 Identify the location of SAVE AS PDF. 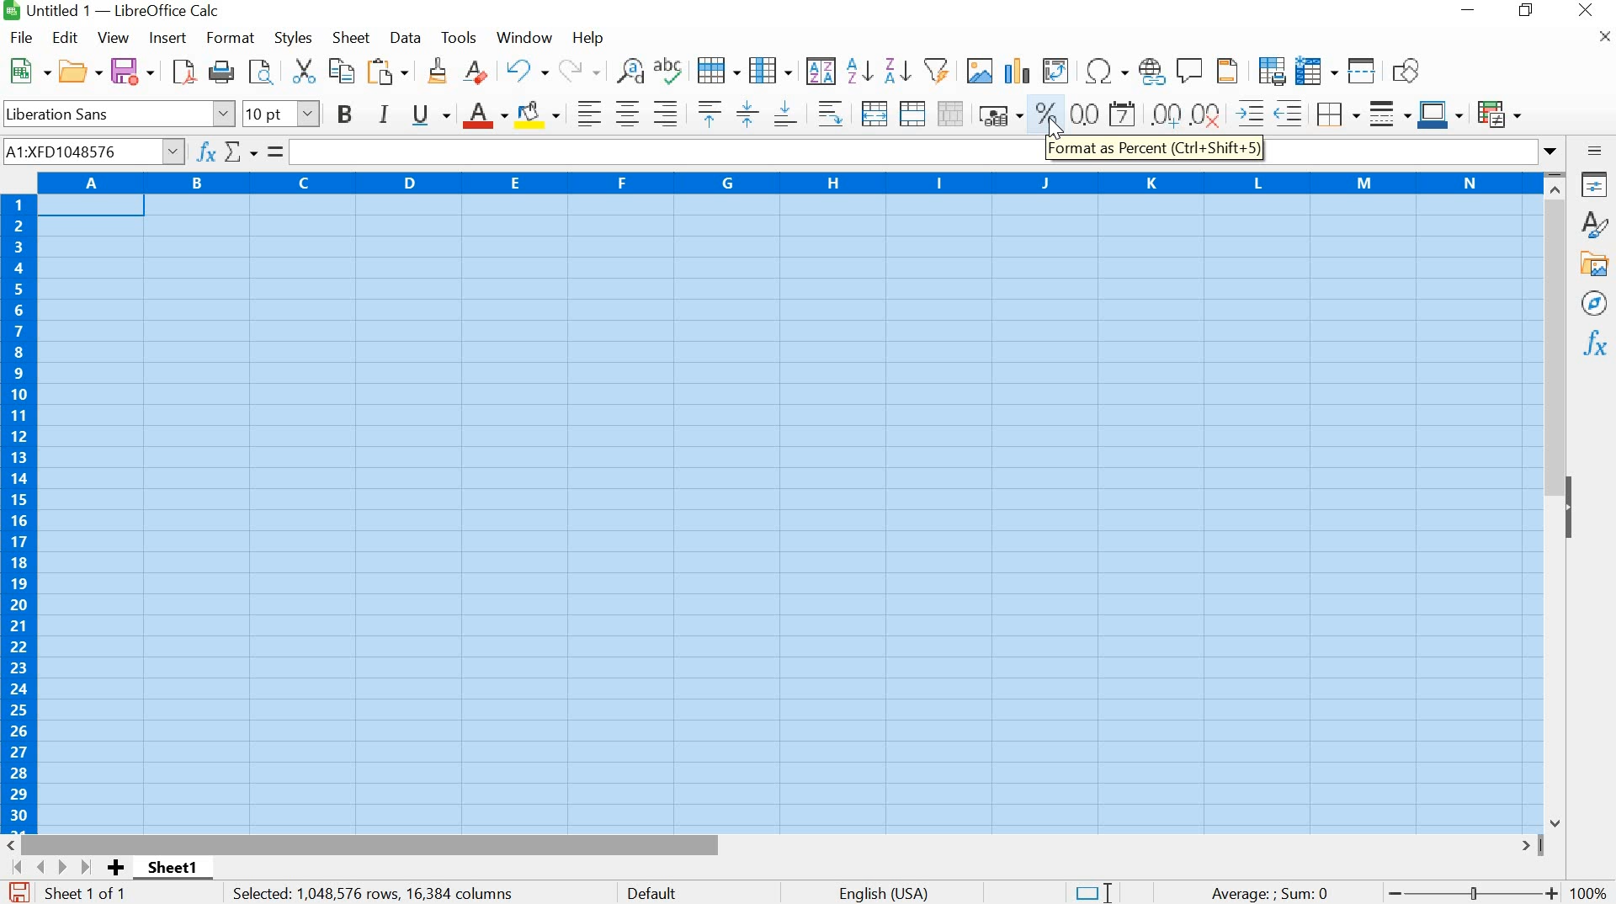
(181, 73).